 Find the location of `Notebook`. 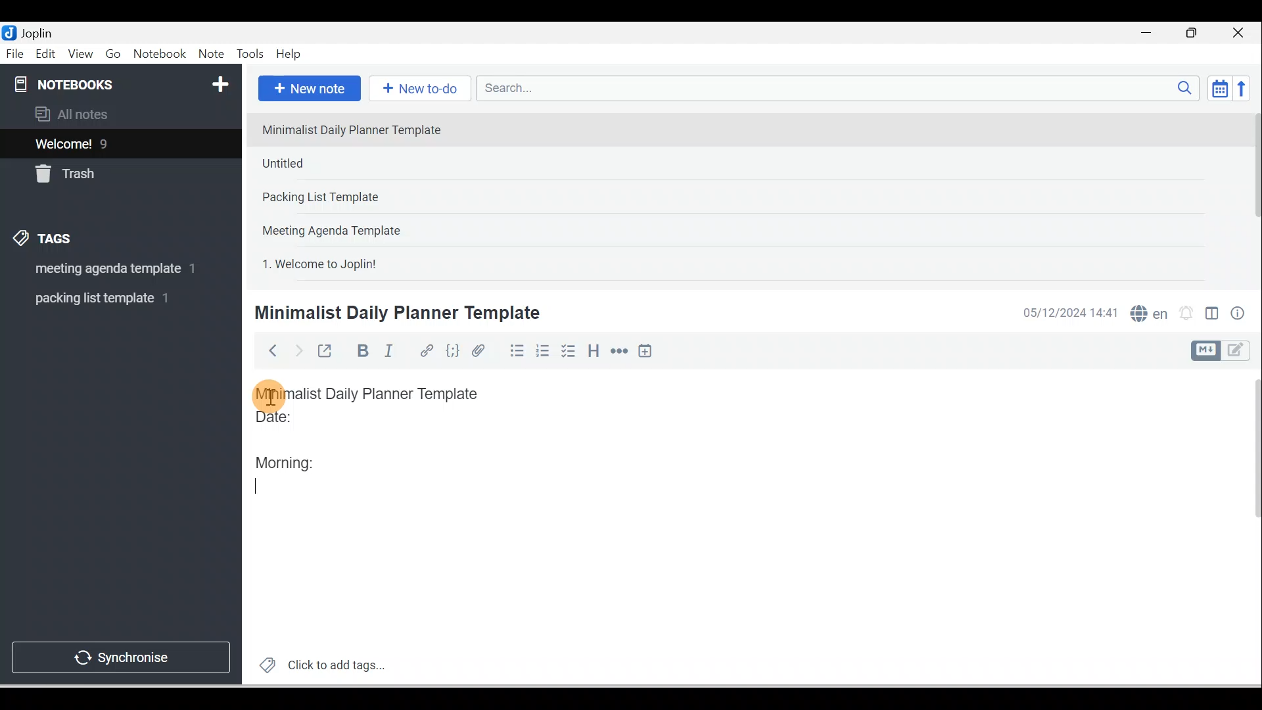

Notebook is located at coordinates (159, 55).